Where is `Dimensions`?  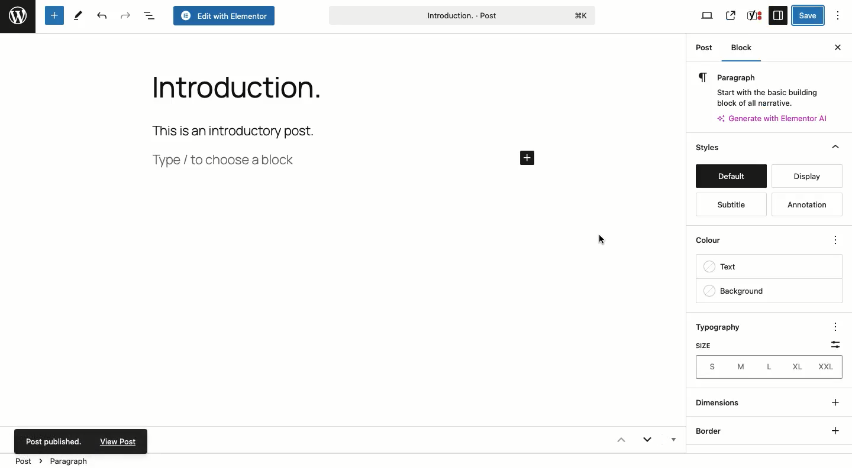 Dimensions is located at coordinates (721, 402).